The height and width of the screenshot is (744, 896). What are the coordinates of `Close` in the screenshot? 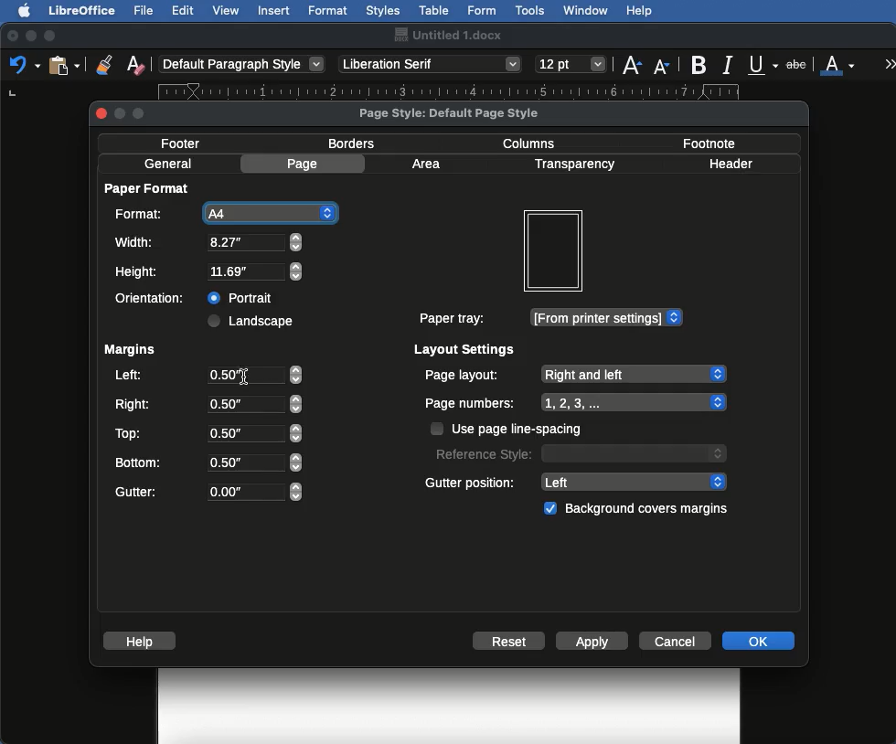 It's located at (13, 37).